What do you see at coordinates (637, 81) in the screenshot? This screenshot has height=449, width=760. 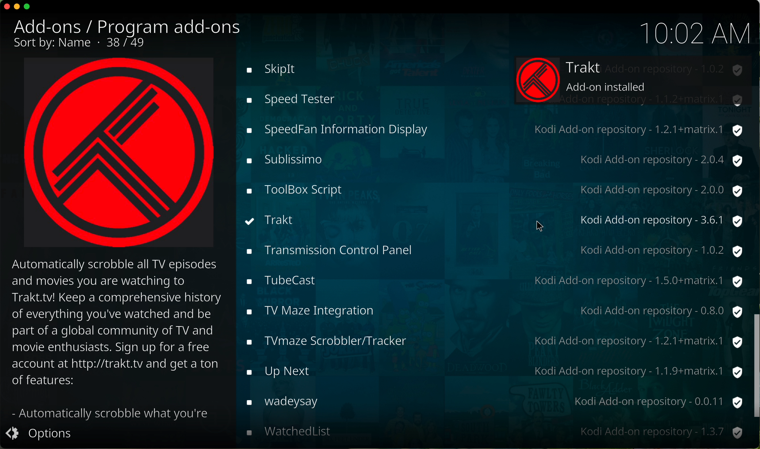 I see `trakt installed` at bounding box center [637, 81].